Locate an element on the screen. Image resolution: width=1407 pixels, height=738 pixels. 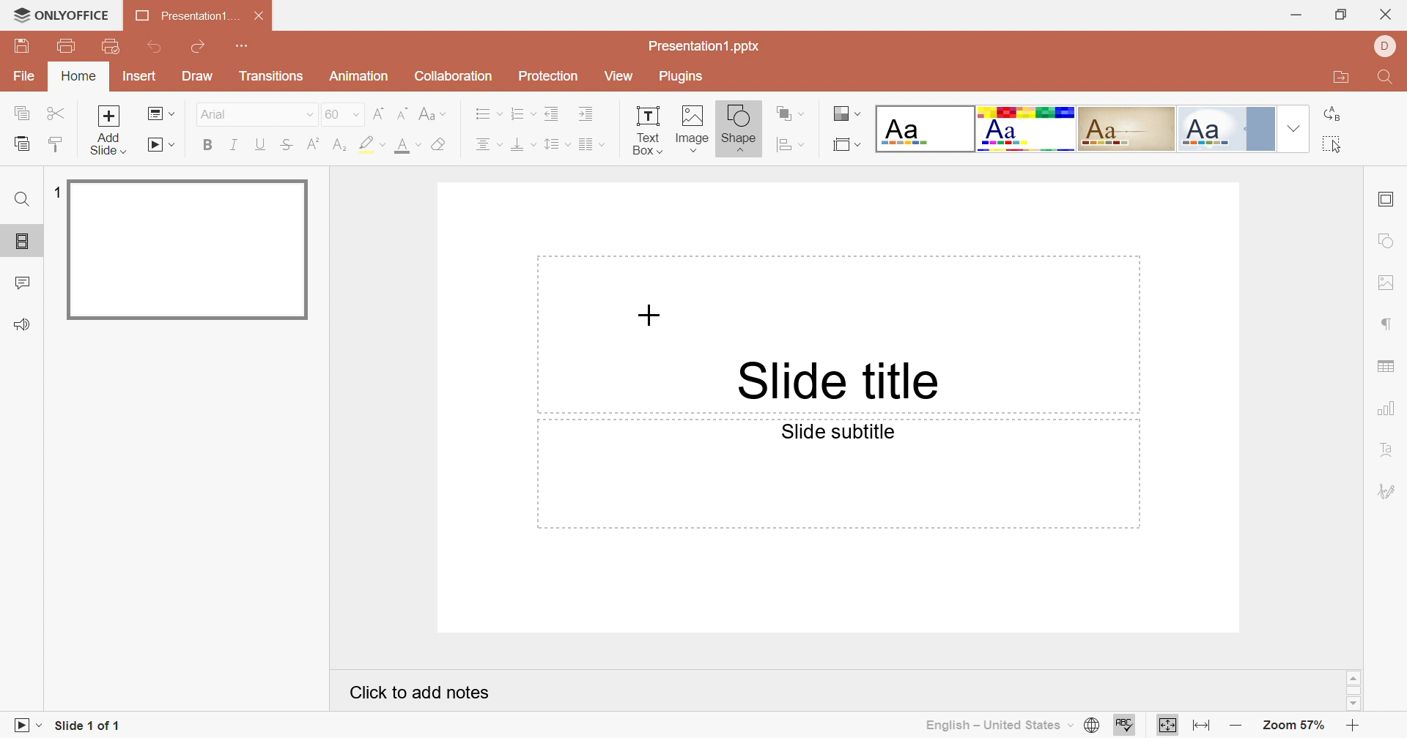
Save is located at coordinates (21, 44).